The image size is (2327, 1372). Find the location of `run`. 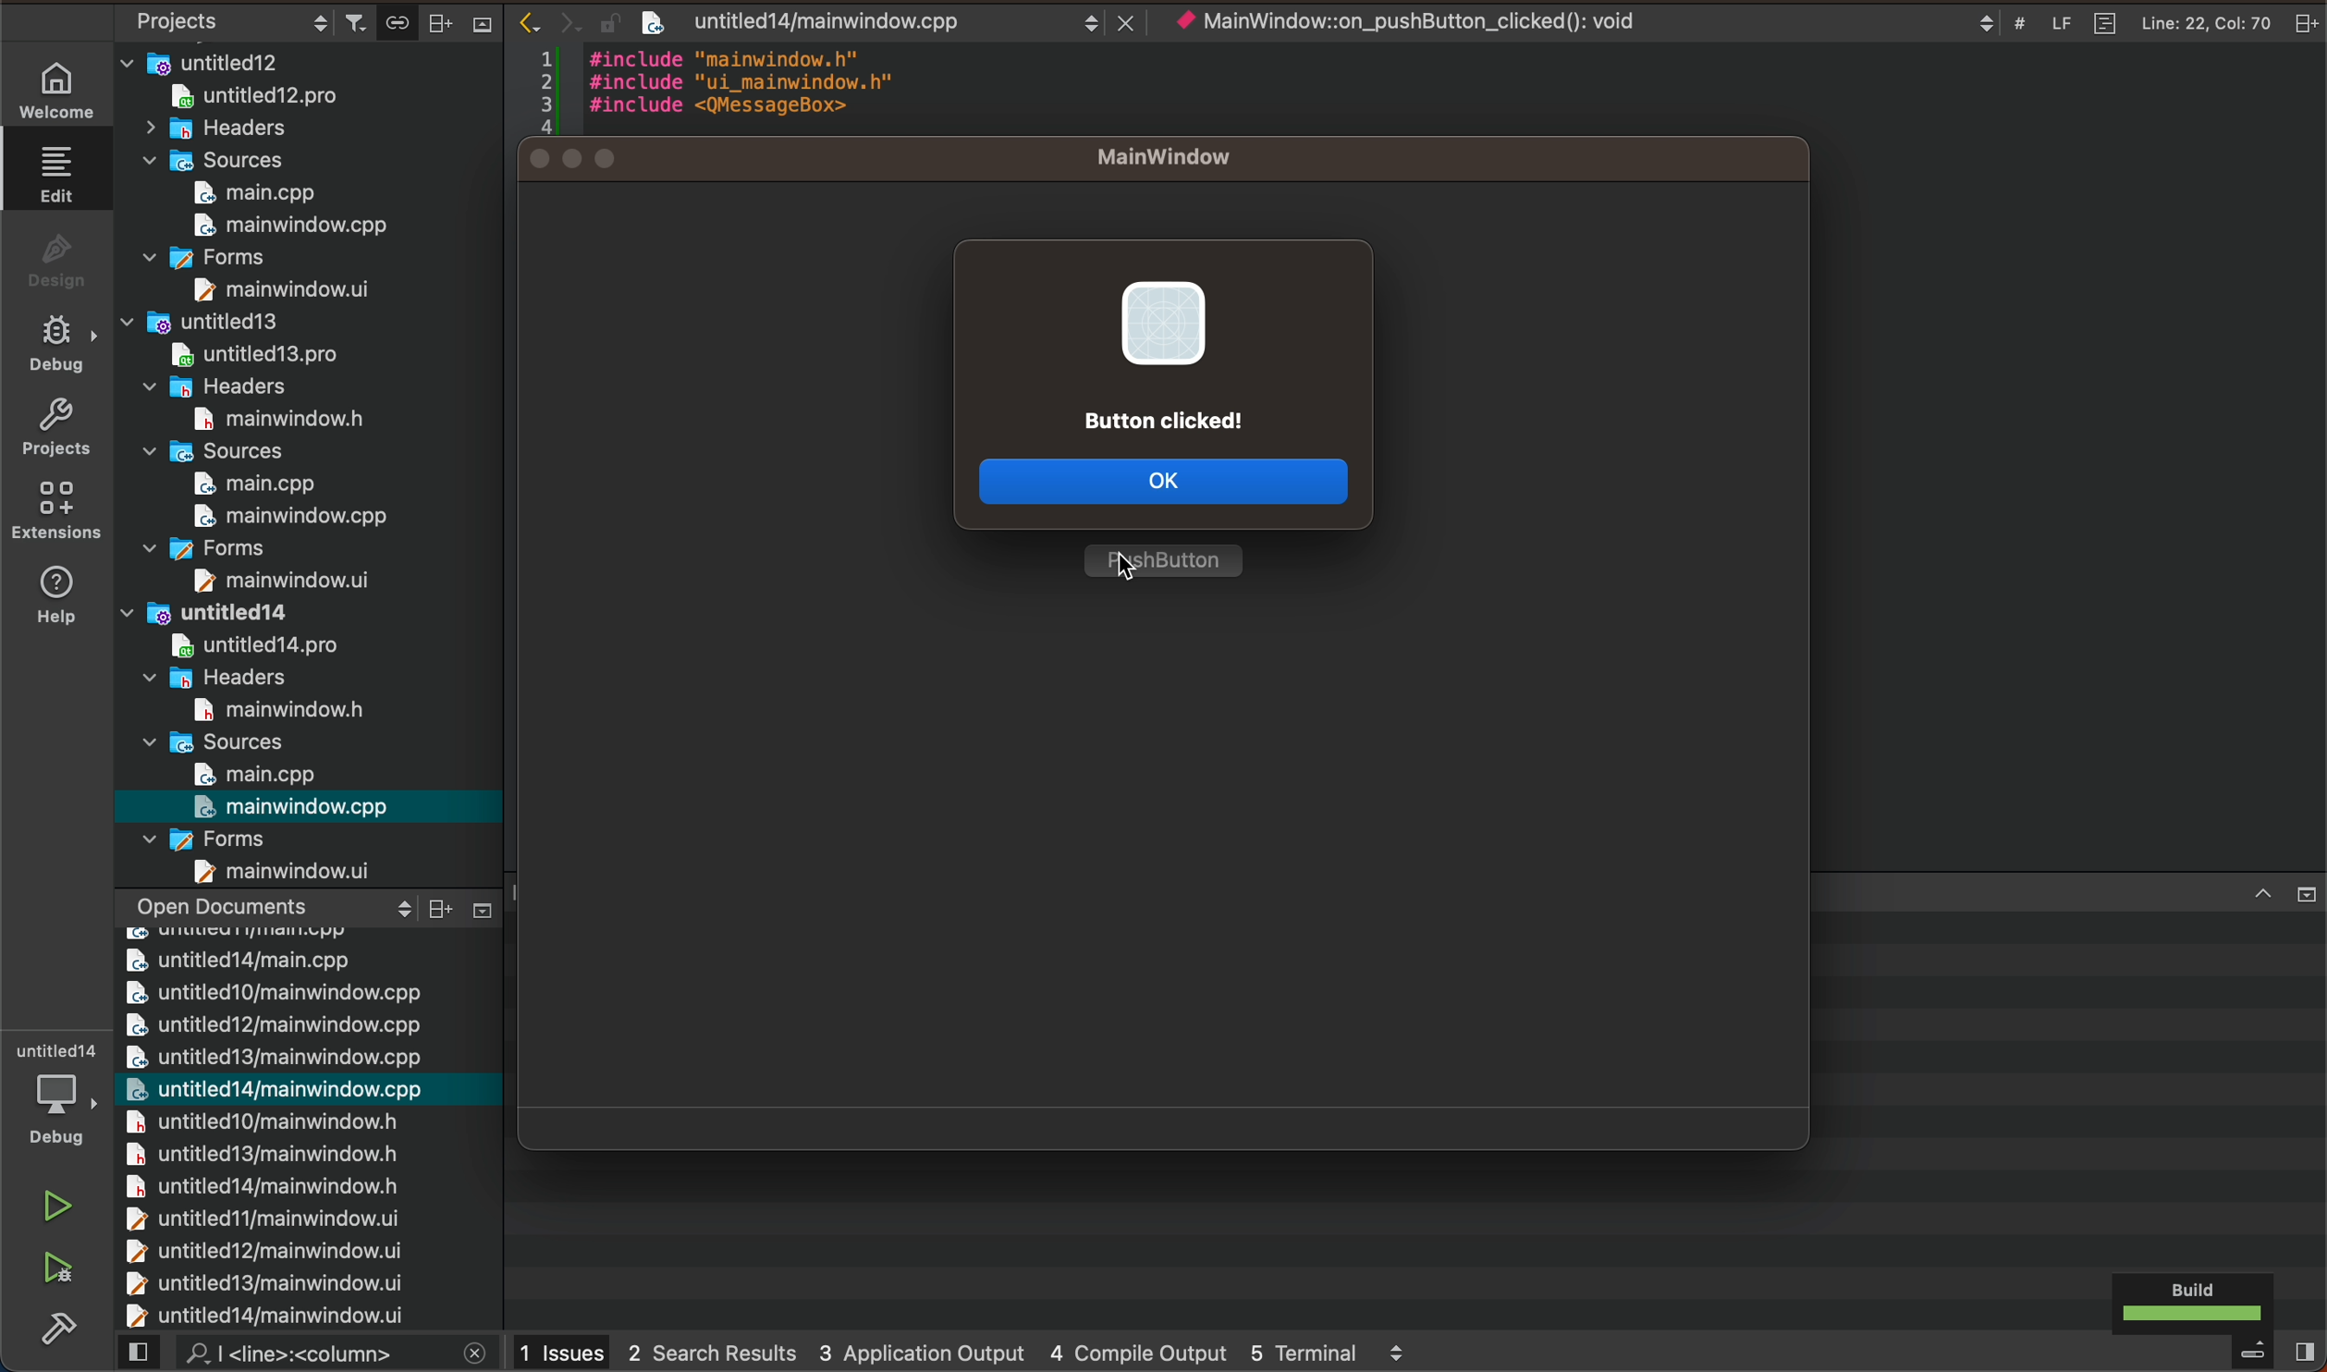

run is located at coordinates (55, 1206).